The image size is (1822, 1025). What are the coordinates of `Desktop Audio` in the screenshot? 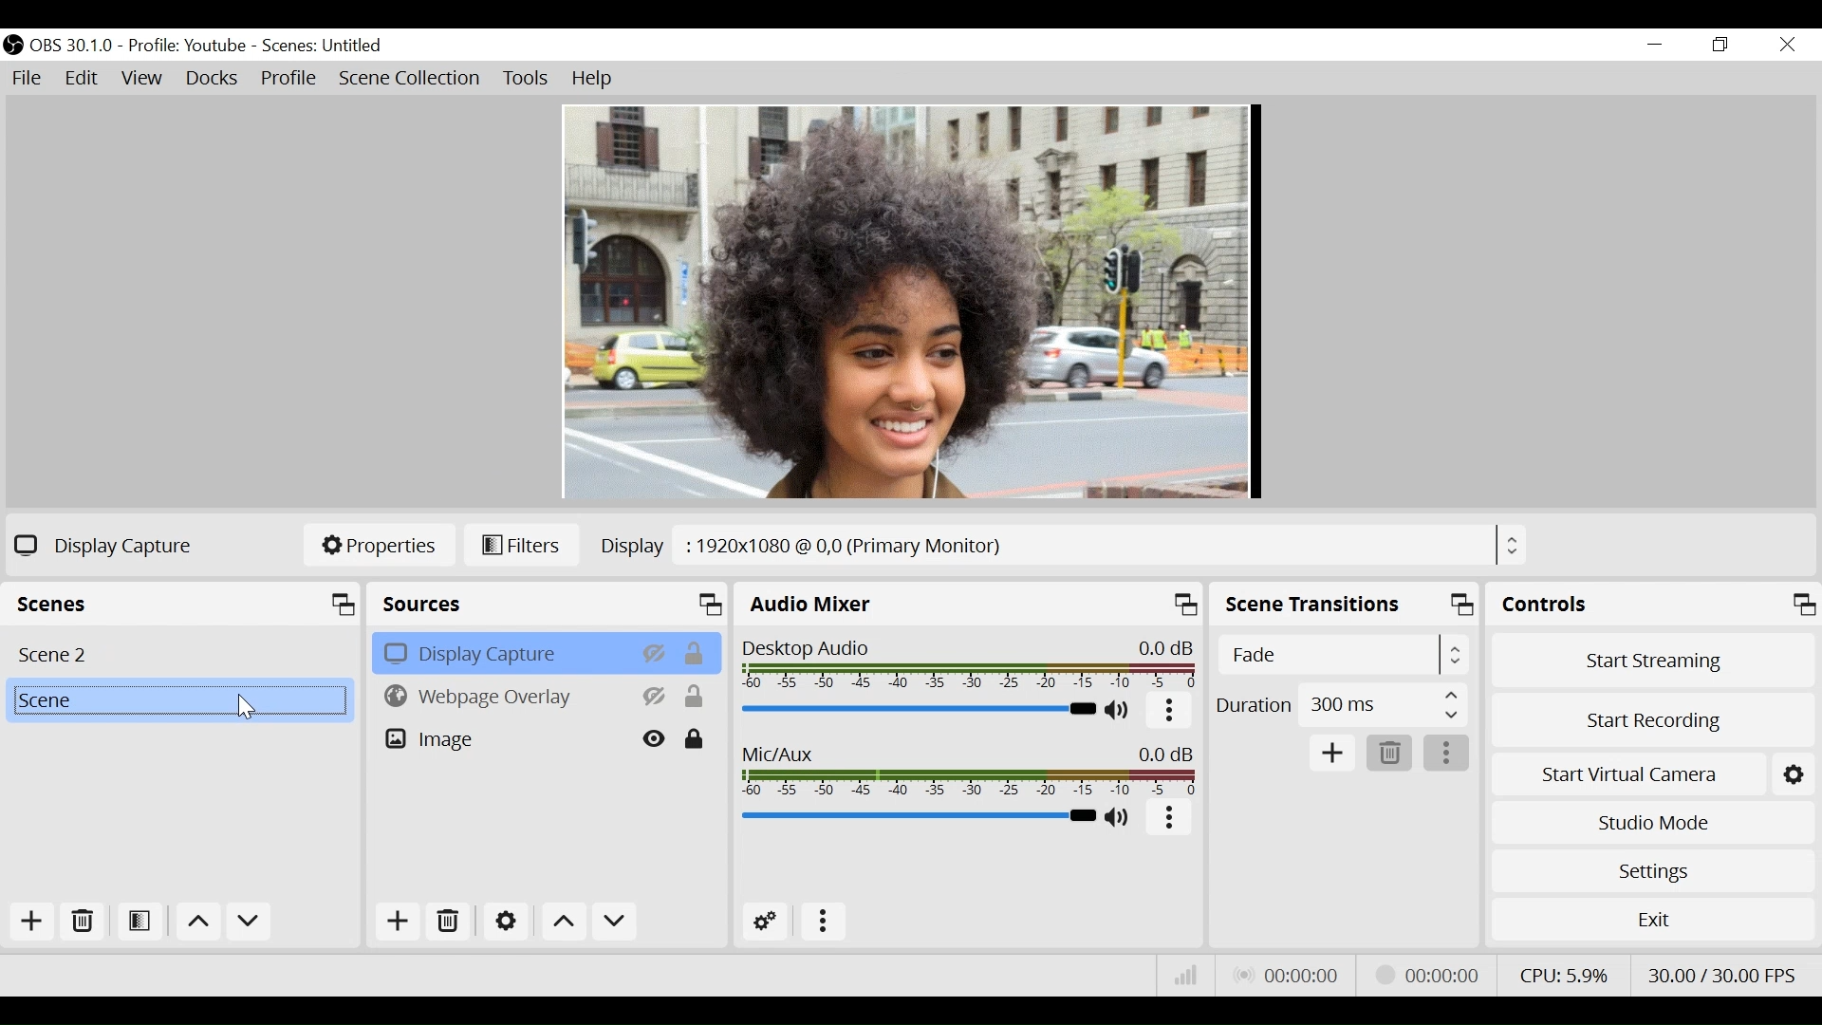 It's located at (972, 661).